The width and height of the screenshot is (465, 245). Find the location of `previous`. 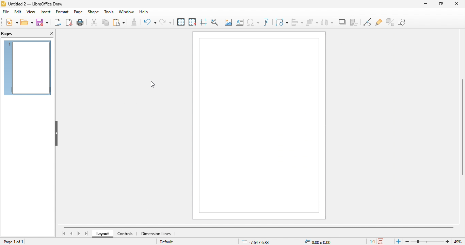

previous is located at coordinates (72, 234).